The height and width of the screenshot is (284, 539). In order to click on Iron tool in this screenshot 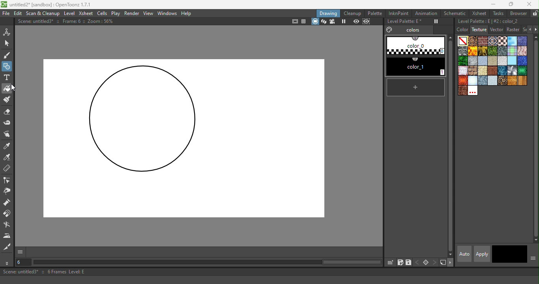, I will do `click(8, 236)`.